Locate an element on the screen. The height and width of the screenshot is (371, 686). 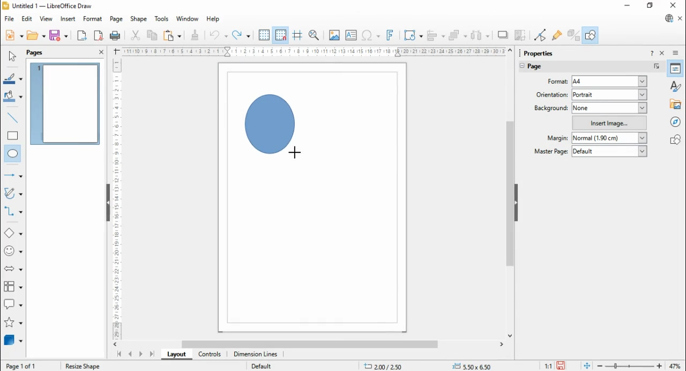
help about this sidebar deck is located at coordinates (652, 53).